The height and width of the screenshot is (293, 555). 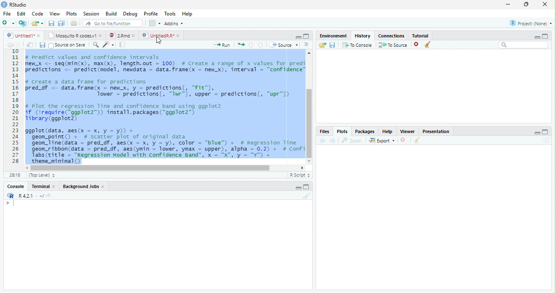 What do you see at coordinates (391, 36) in the screenshot?
I see `Connection` at bounding box center [391, 36].